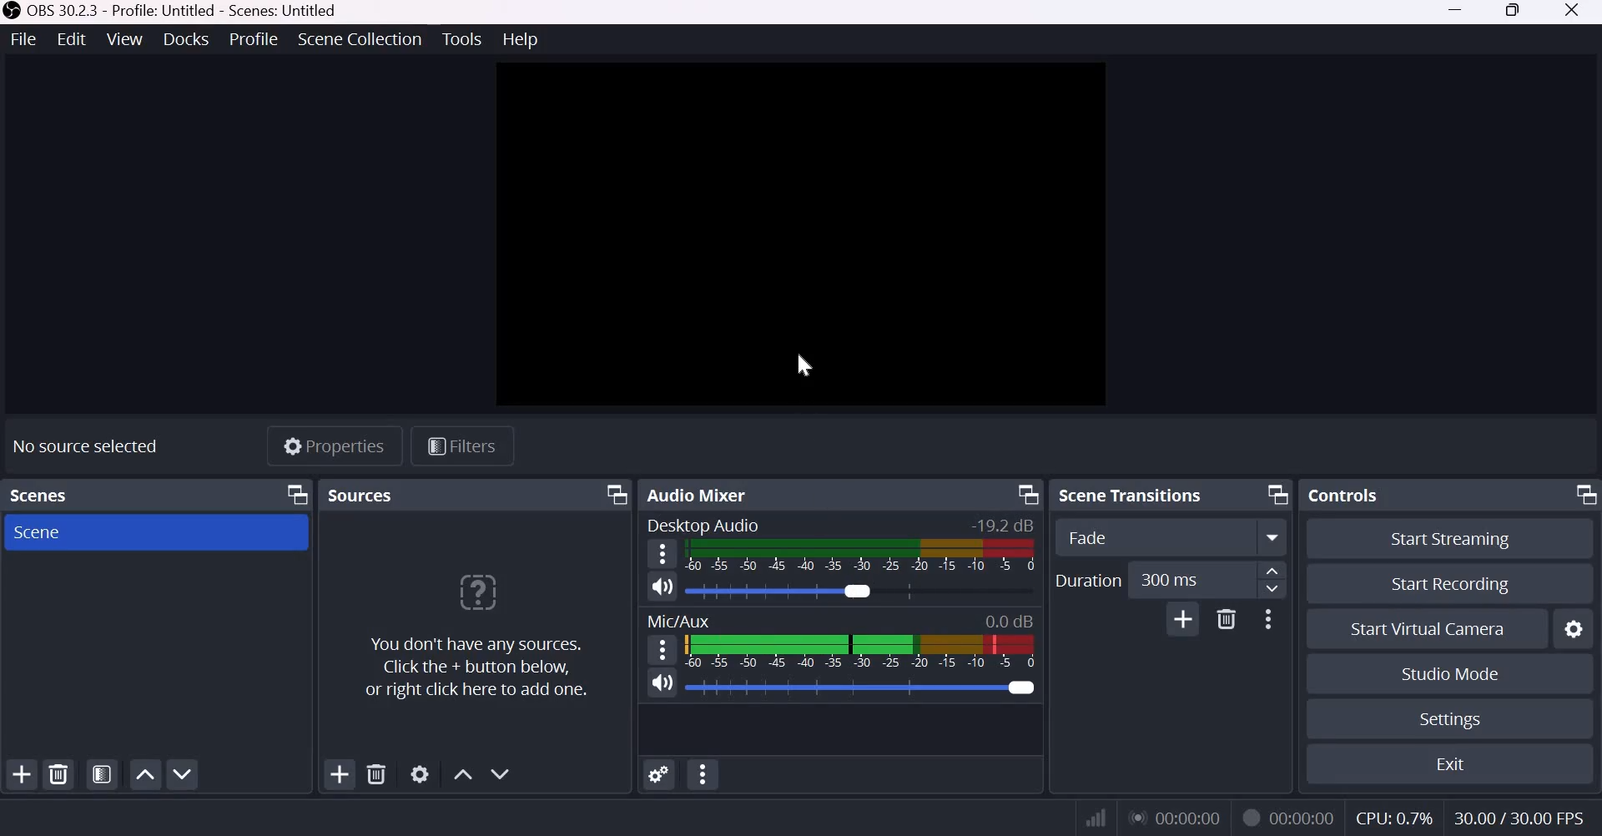 The height and width of the screenshot is (836, 1602). Describe the element at coordinates (1458, 13) in the screenshot. I see `Minimize` at that location.